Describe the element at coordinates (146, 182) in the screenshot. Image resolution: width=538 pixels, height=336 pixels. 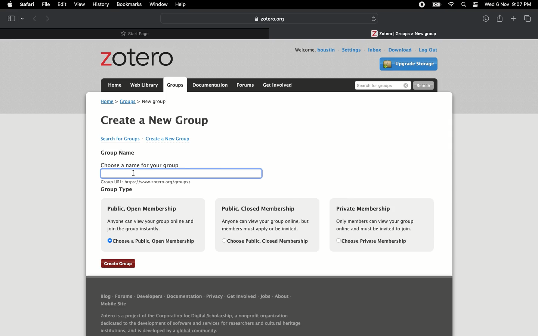
I see ` URL text` at that location.